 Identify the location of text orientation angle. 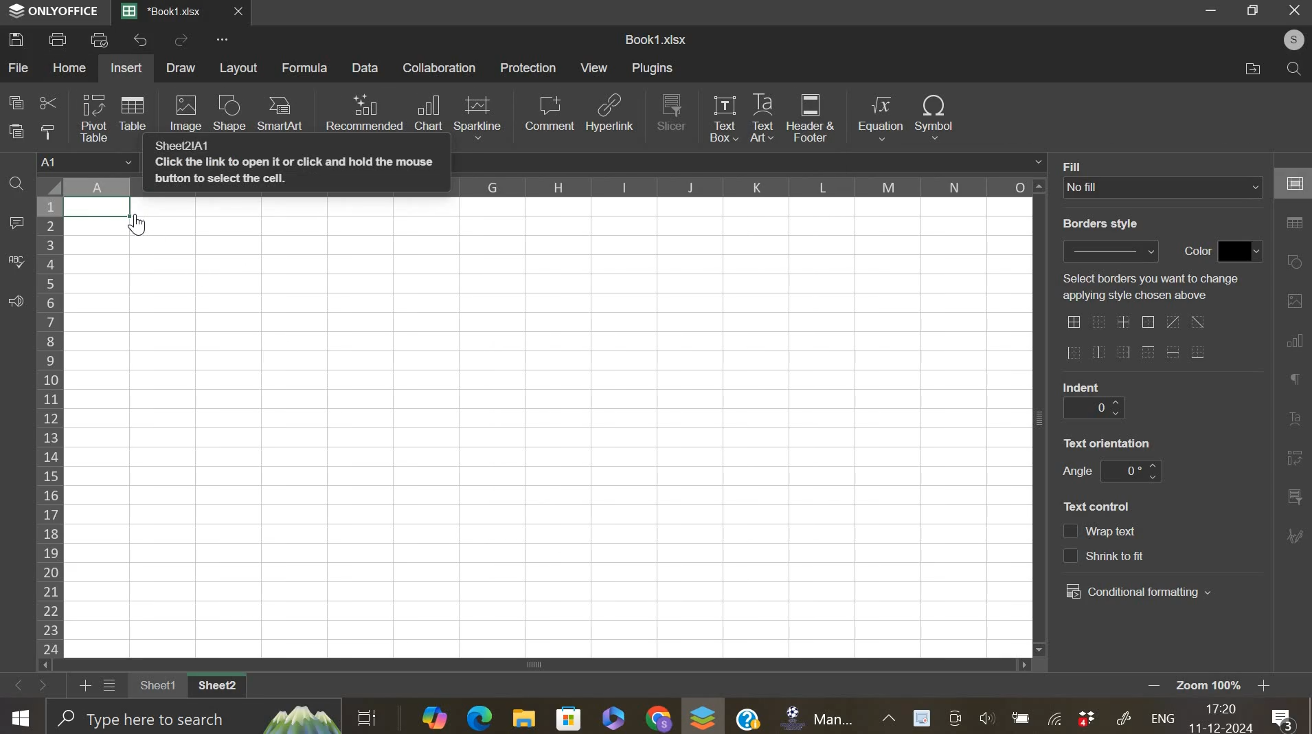
(1131, 471).